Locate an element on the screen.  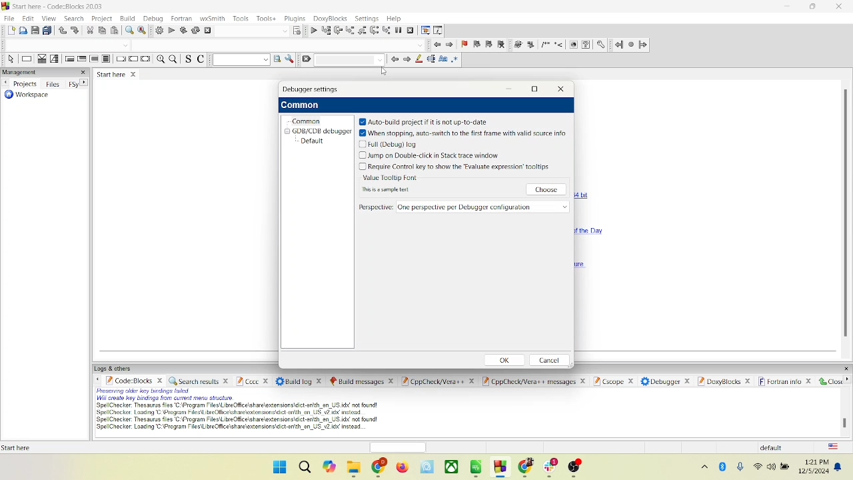
language is located at coordinates (832, 446).